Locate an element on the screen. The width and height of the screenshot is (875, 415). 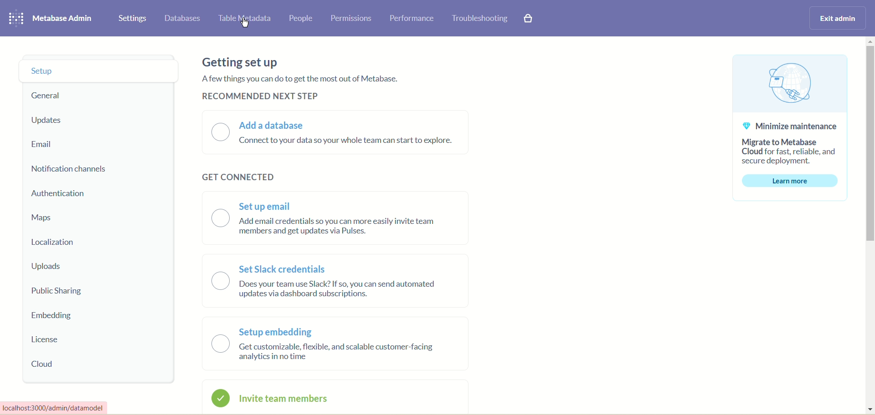
setup is located at coordinates (99, 71).